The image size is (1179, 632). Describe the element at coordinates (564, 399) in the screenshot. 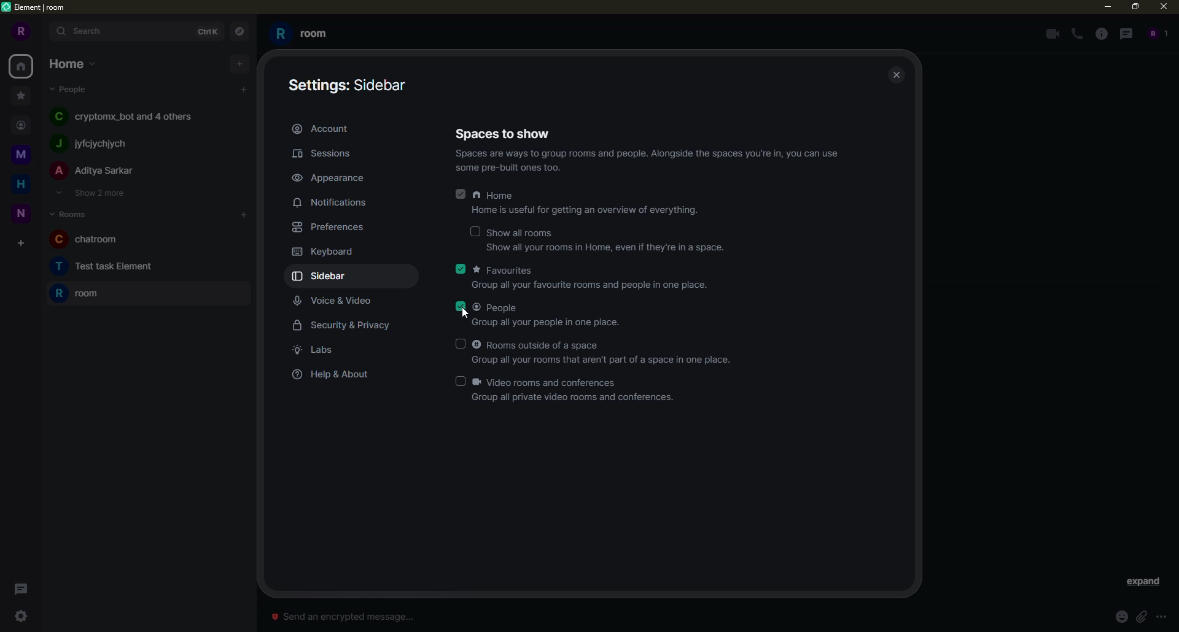

I see `Group all private video rooms and conferences.` at that location.